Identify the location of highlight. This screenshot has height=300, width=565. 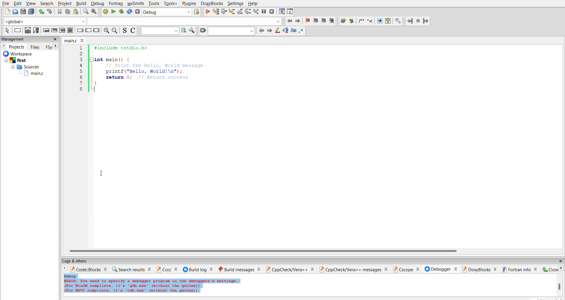
(278, 31).